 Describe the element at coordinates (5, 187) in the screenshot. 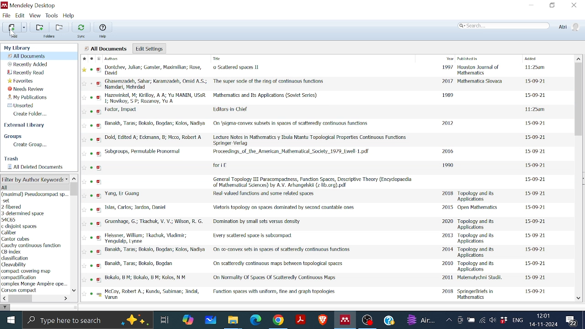

I see `all author keywords` at that location.